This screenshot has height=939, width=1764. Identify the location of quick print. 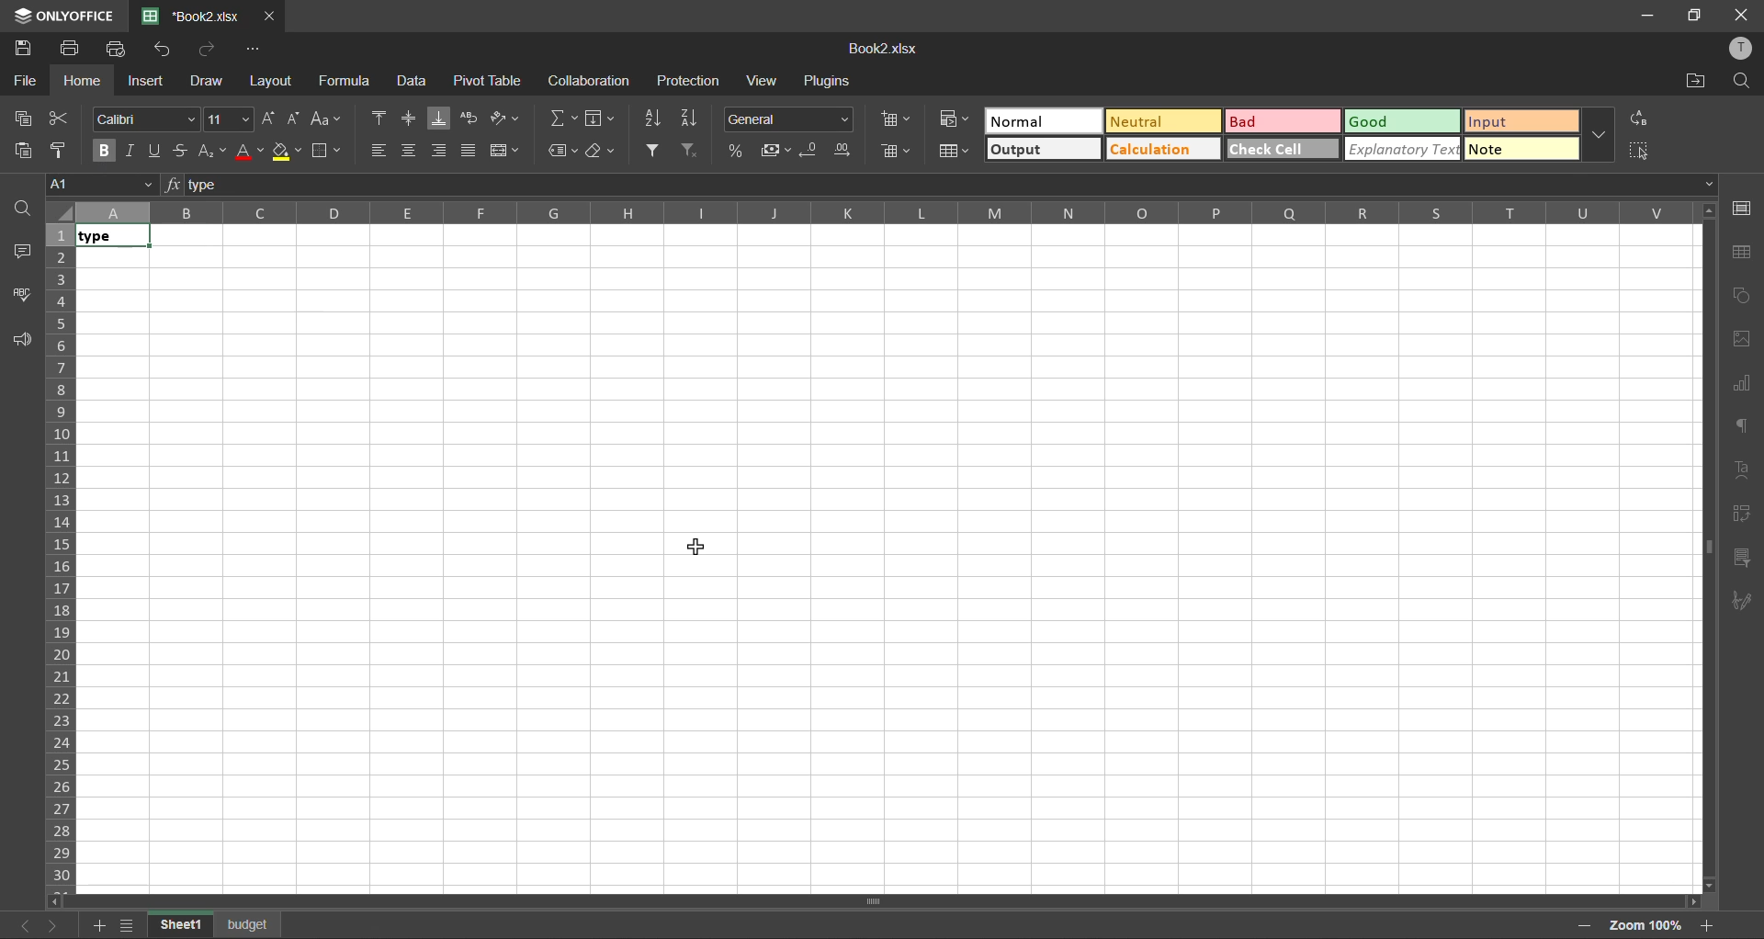
(120, 50).